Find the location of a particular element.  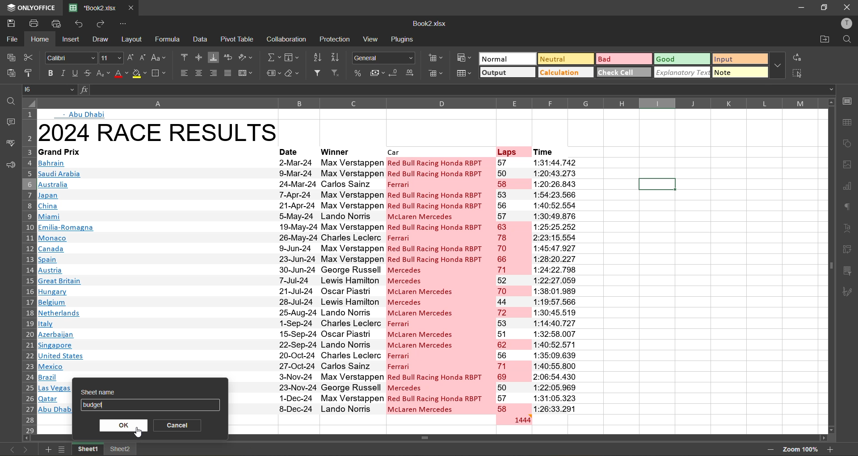

sub/superscript is located at coordinates (102, 74).